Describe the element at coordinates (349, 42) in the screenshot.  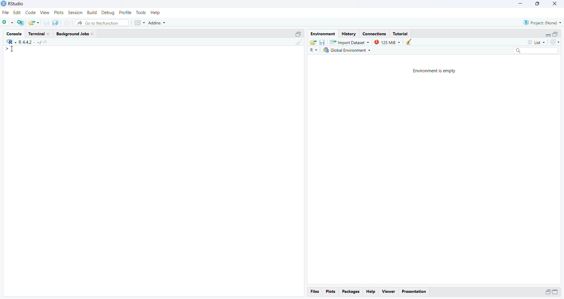
I see `Import Dataset` at that location.